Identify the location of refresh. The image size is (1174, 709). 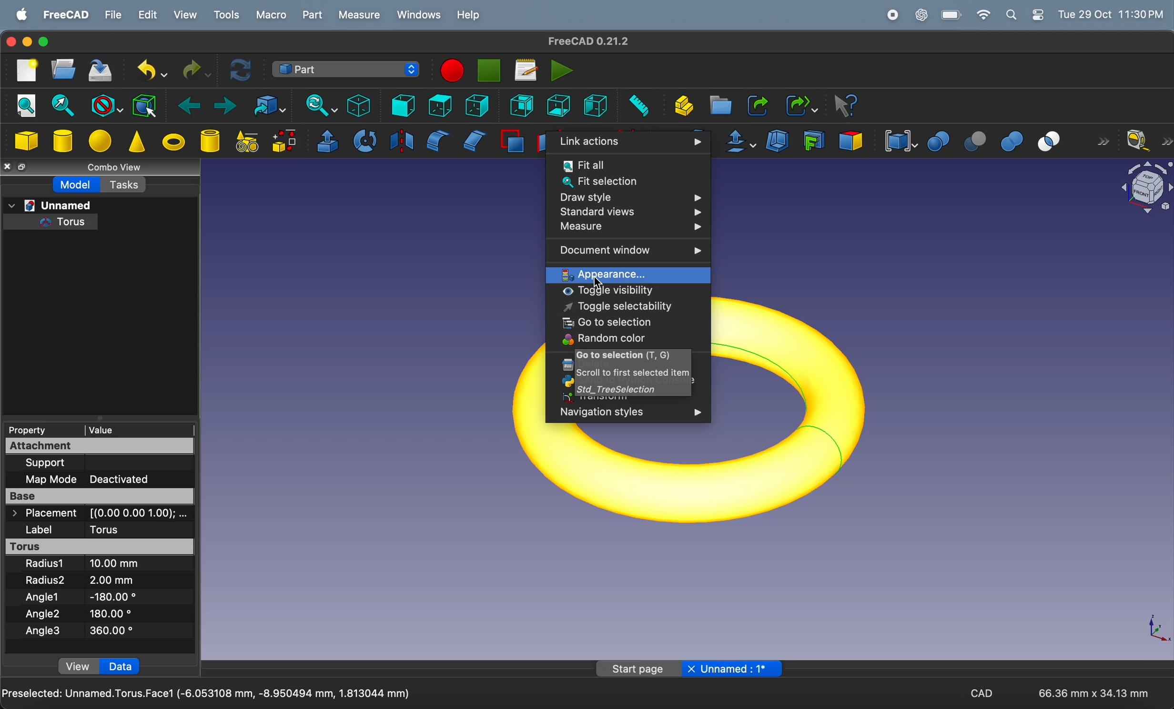
(242, 71).